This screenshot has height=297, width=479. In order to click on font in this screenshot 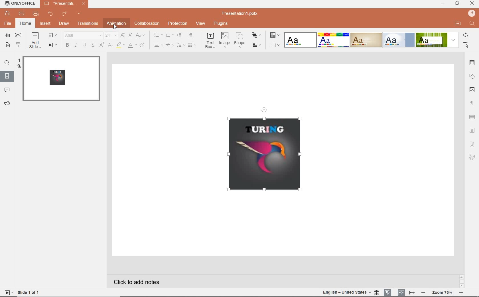, I will do `click(82, 35)`.